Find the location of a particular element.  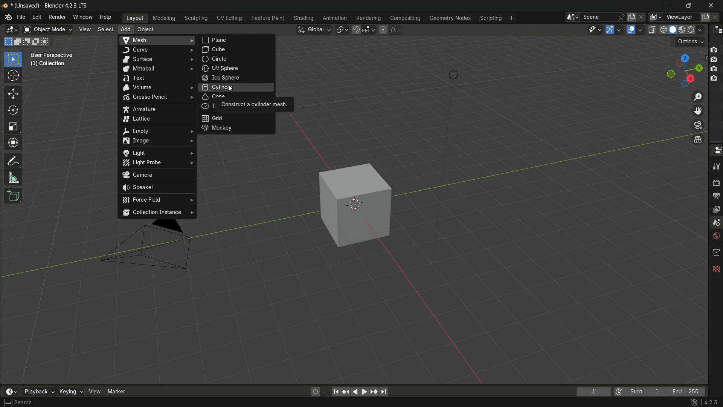

ico sphere is located at coordinates (236, 77).